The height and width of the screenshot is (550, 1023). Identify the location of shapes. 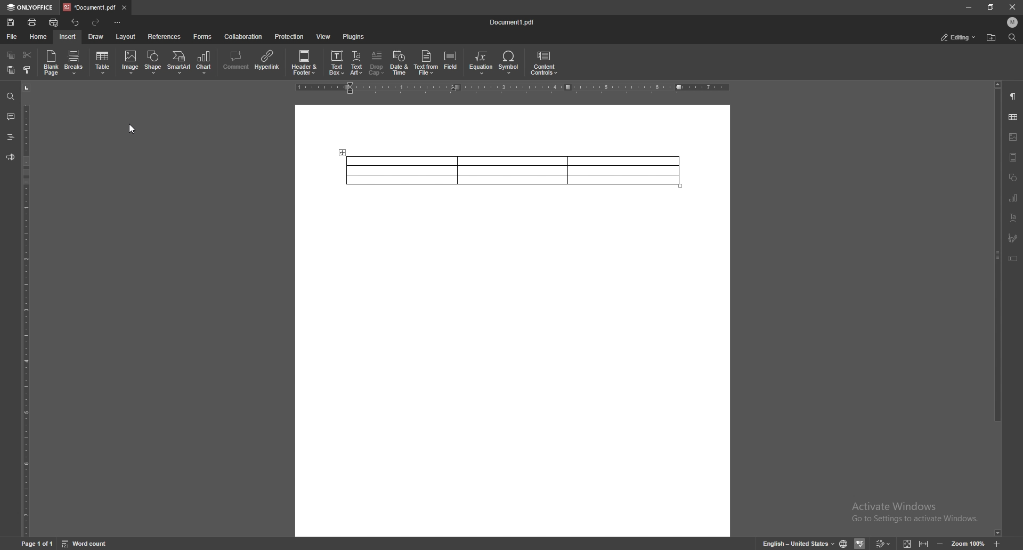
(1012, 178).